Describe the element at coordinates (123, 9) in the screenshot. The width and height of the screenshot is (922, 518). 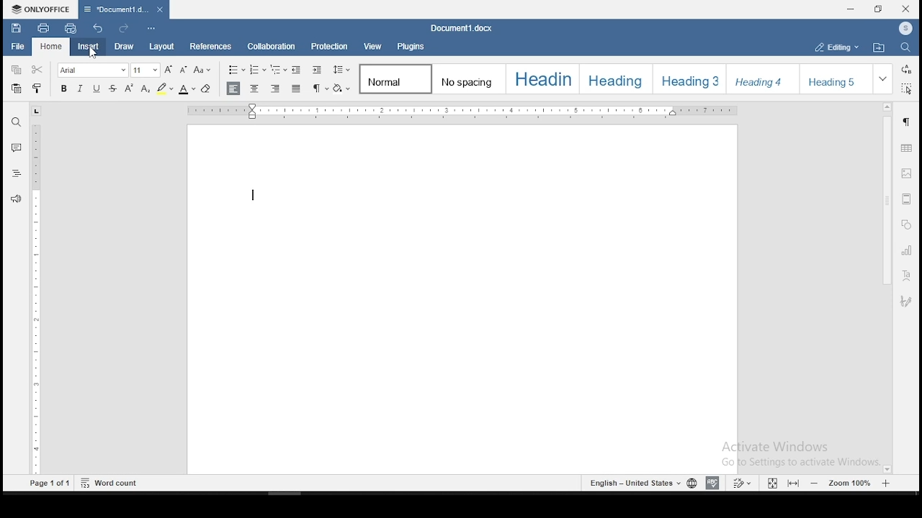
I see `Document3.docx` at that location.